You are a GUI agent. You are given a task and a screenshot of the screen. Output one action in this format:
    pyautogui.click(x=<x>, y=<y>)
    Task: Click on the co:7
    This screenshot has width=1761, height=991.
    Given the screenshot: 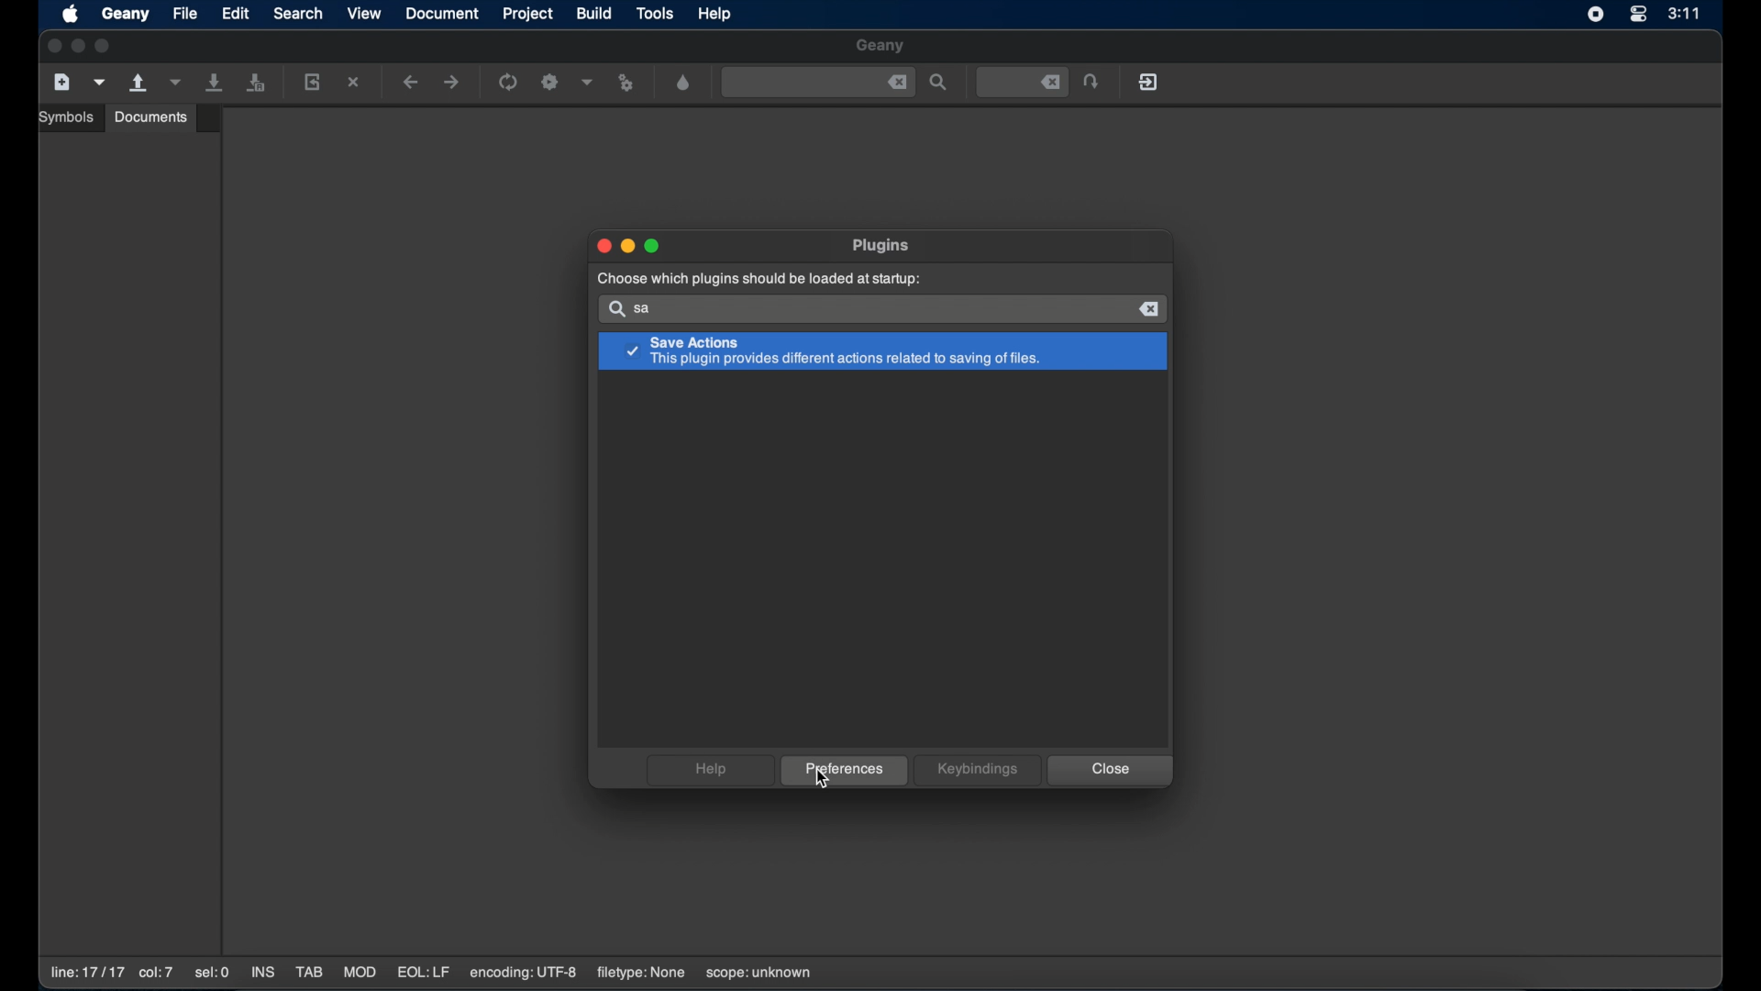 What is the action you would take?
    pyautogui.click(x=155, y=974)
    